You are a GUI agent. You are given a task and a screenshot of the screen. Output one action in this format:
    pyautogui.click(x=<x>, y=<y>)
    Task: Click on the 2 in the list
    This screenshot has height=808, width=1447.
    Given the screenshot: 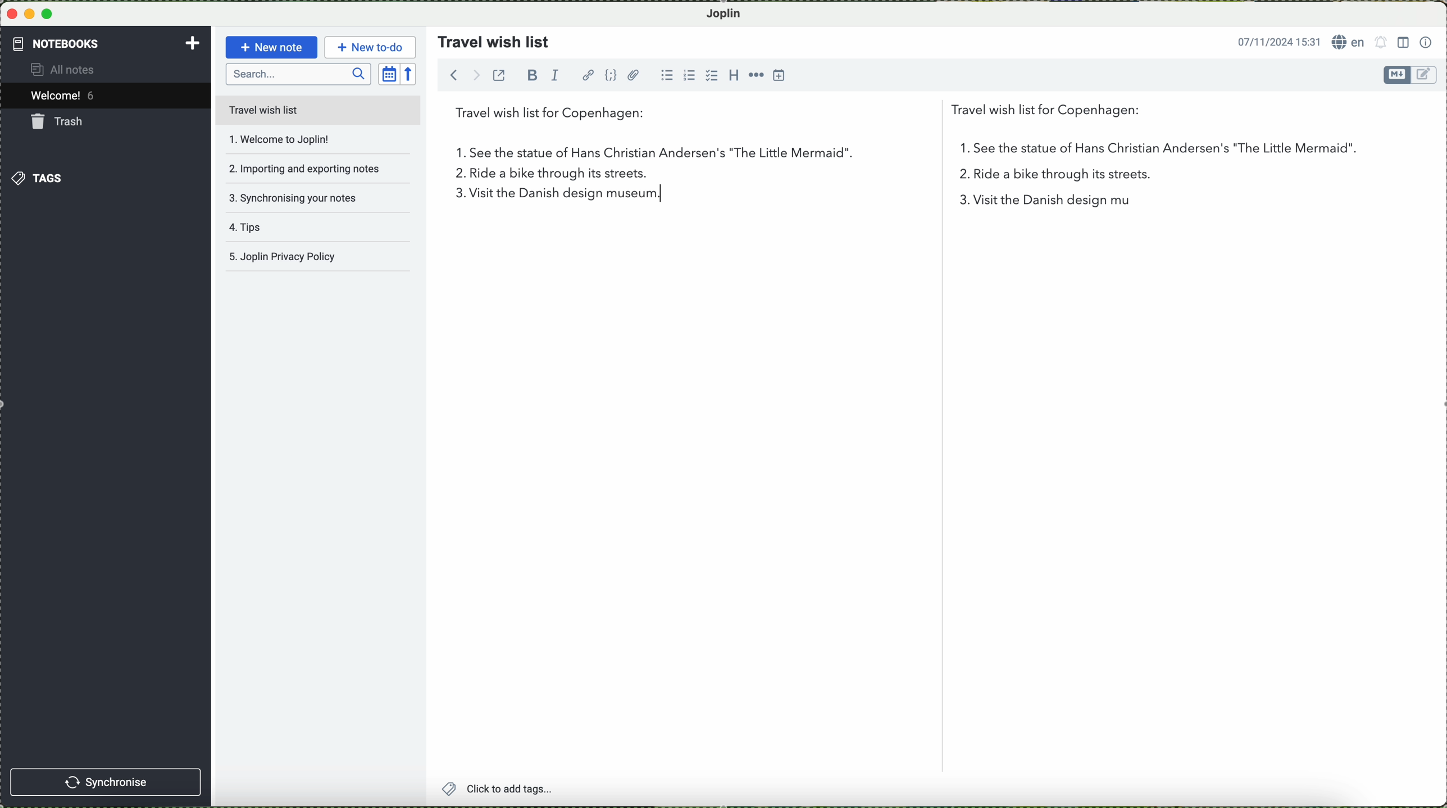 What is the action you would take?
    pyautogui.click(x=1031, y=177)
    